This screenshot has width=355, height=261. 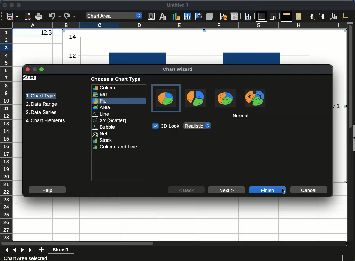 I want to click on choose a chart type, so click(x=117, y=79).